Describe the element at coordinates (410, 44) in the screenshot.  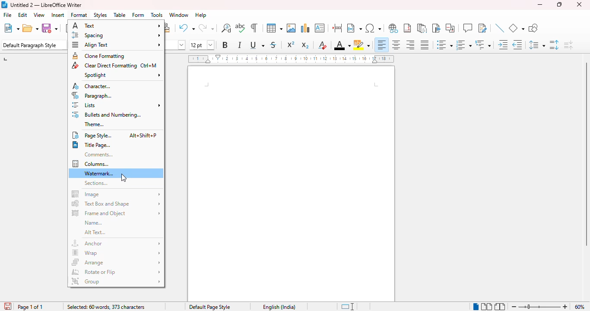
I see `align right` at that location.